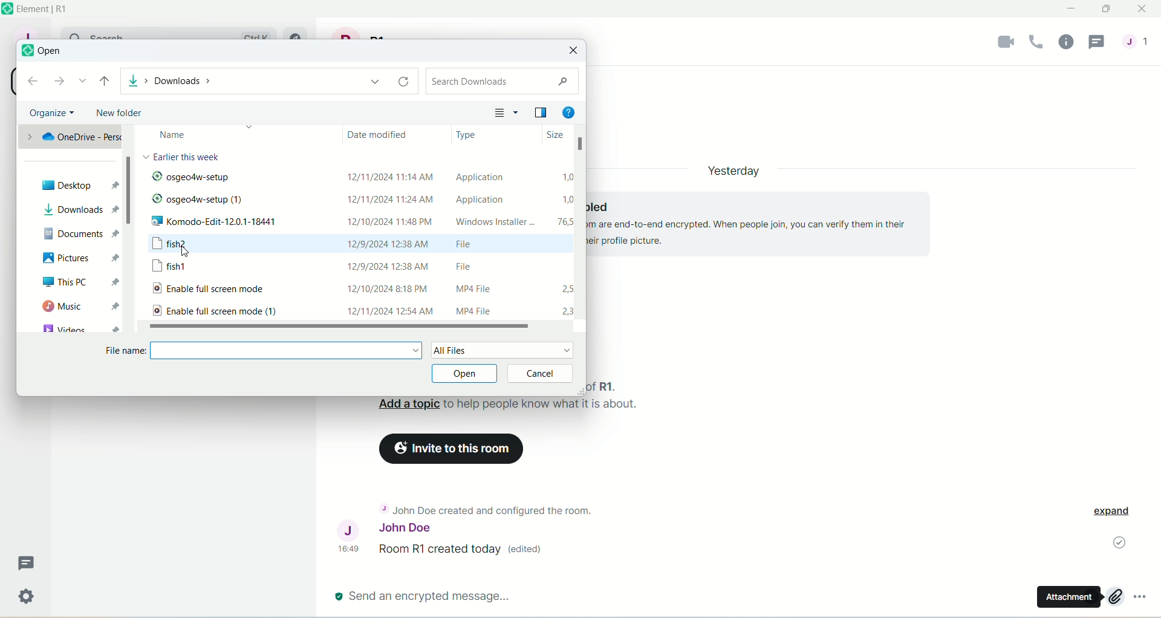 The image size is (1161, 618). Describe the element at coordinates (388, 200) in the screenshot. I see `12/11/2024 11:24 AM` at that location.